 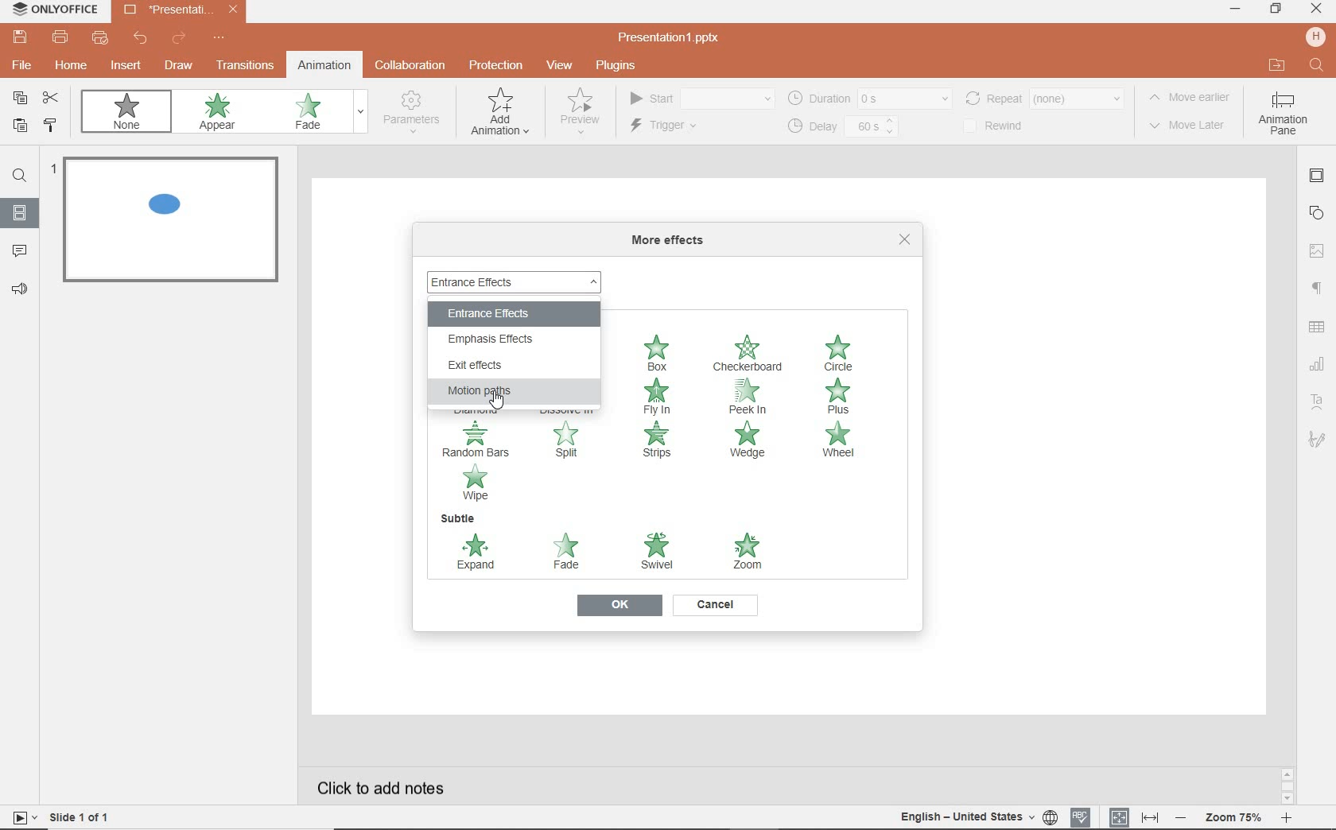 I want to click on Animation pane, so click(x=1283, y=115).